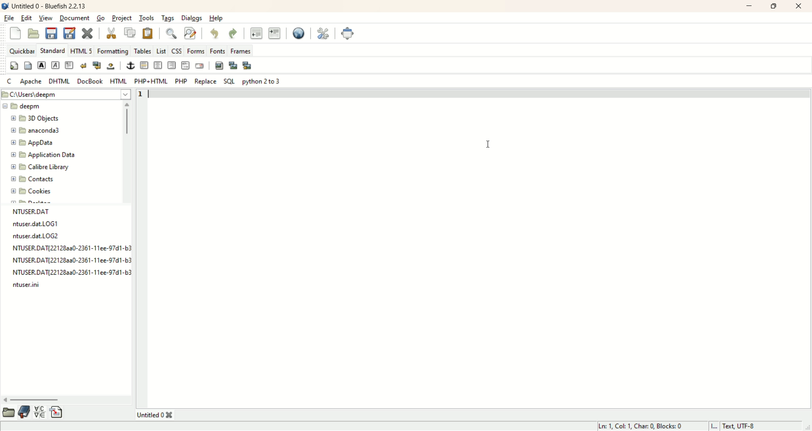  Describe the element at coordinates (125, 154) in the screenshot. I see `vertical scroll bar` at that location.